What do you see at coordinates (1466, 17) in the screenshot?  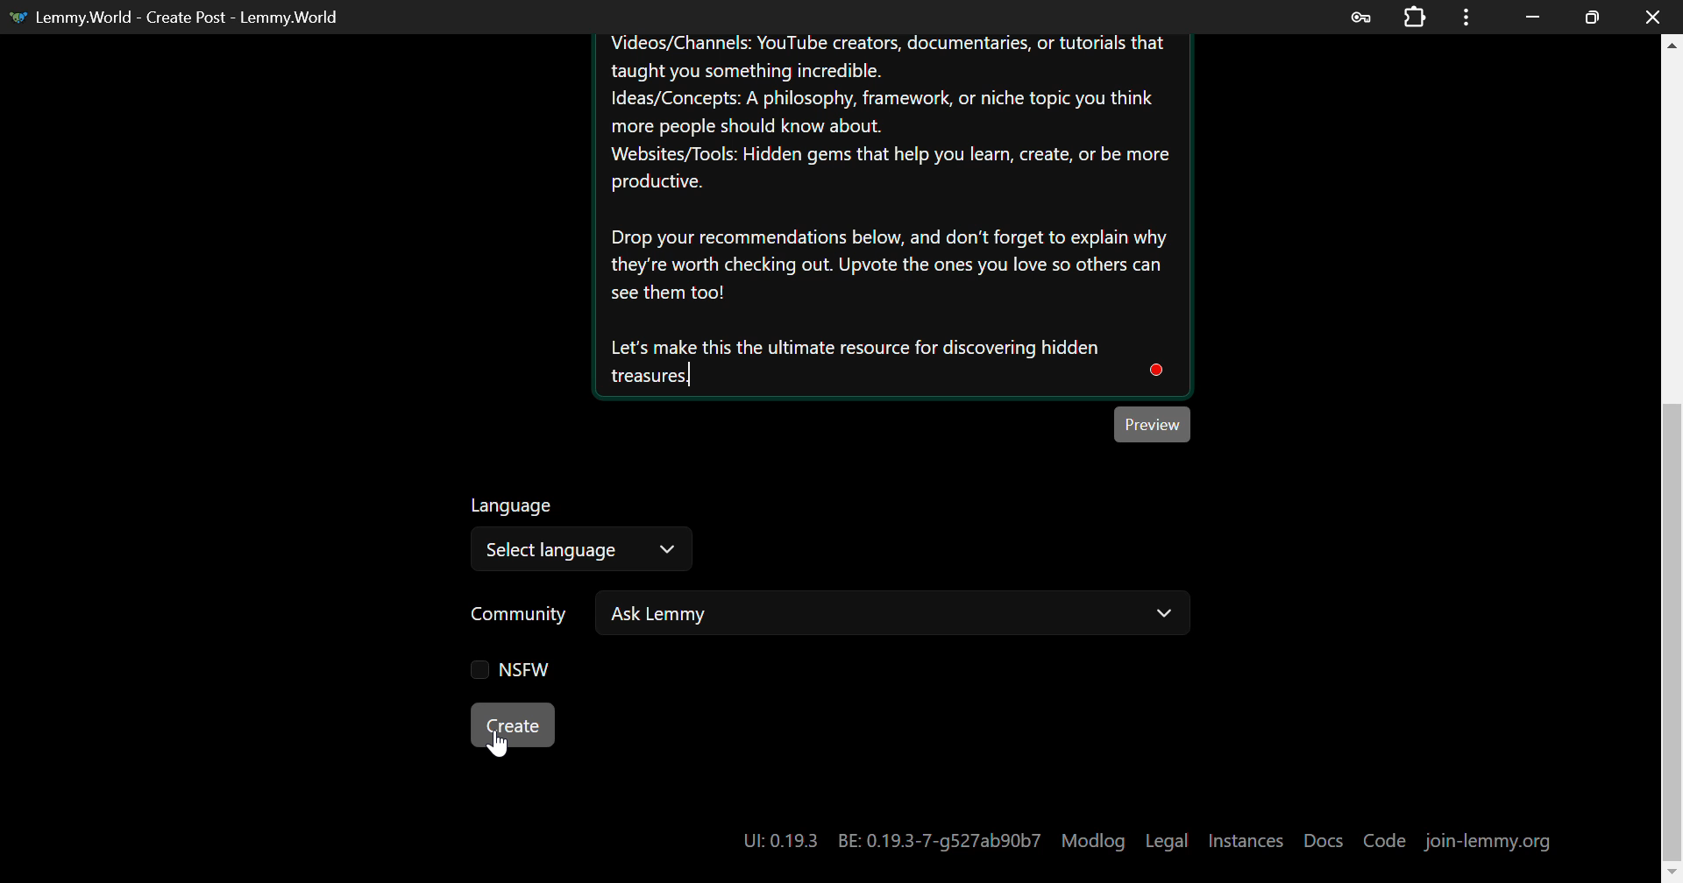 I see `Menu` at bounding box center [1466, 17].